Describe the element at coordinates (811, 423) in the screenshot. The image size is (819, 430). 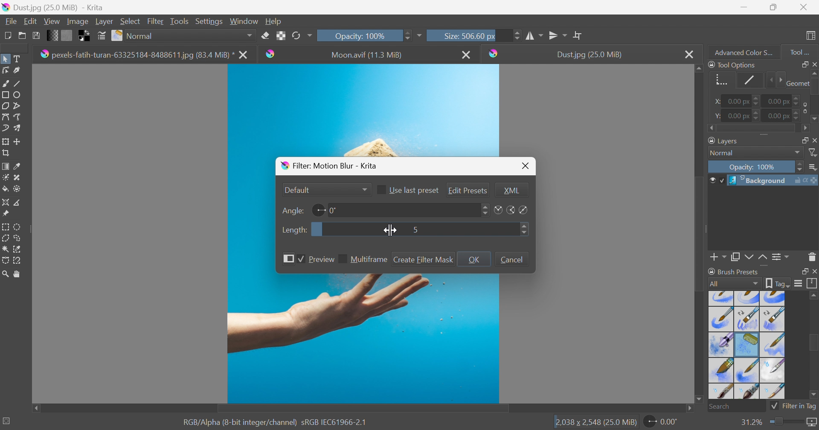
I see `Map the displayed canvas size between pixel size or print size` at that location.